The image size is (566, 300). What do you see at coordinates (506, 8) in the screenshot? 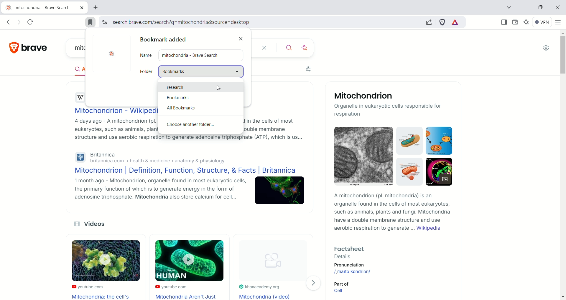
I see `search tab` at bounding box center [506, 8].